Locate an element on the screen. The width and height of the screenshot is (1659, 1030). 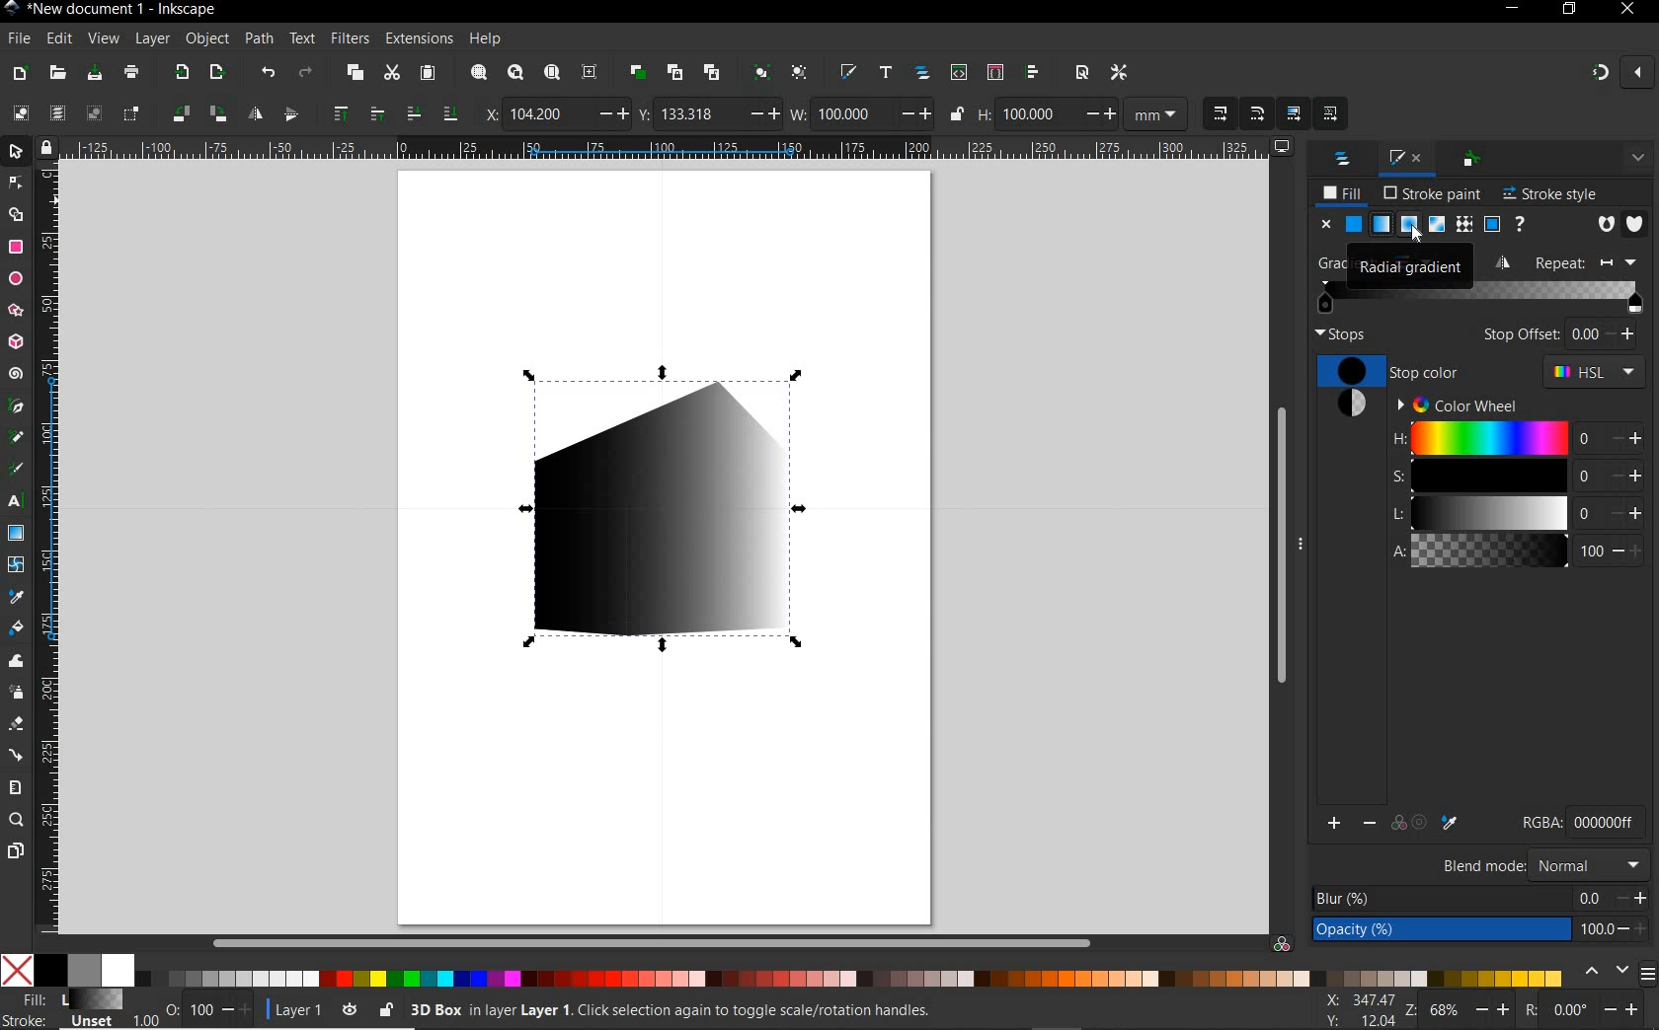
increase/decrease is located at coordinates (1634, 913).